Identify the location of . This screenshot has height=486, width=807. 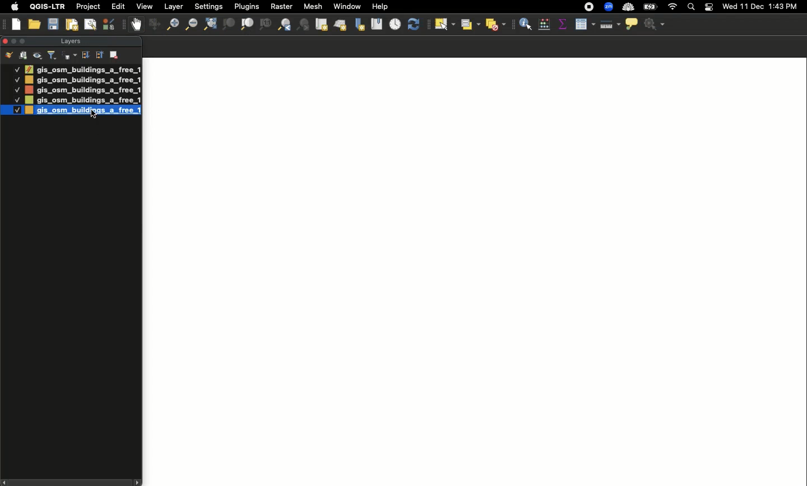
(5, 25).